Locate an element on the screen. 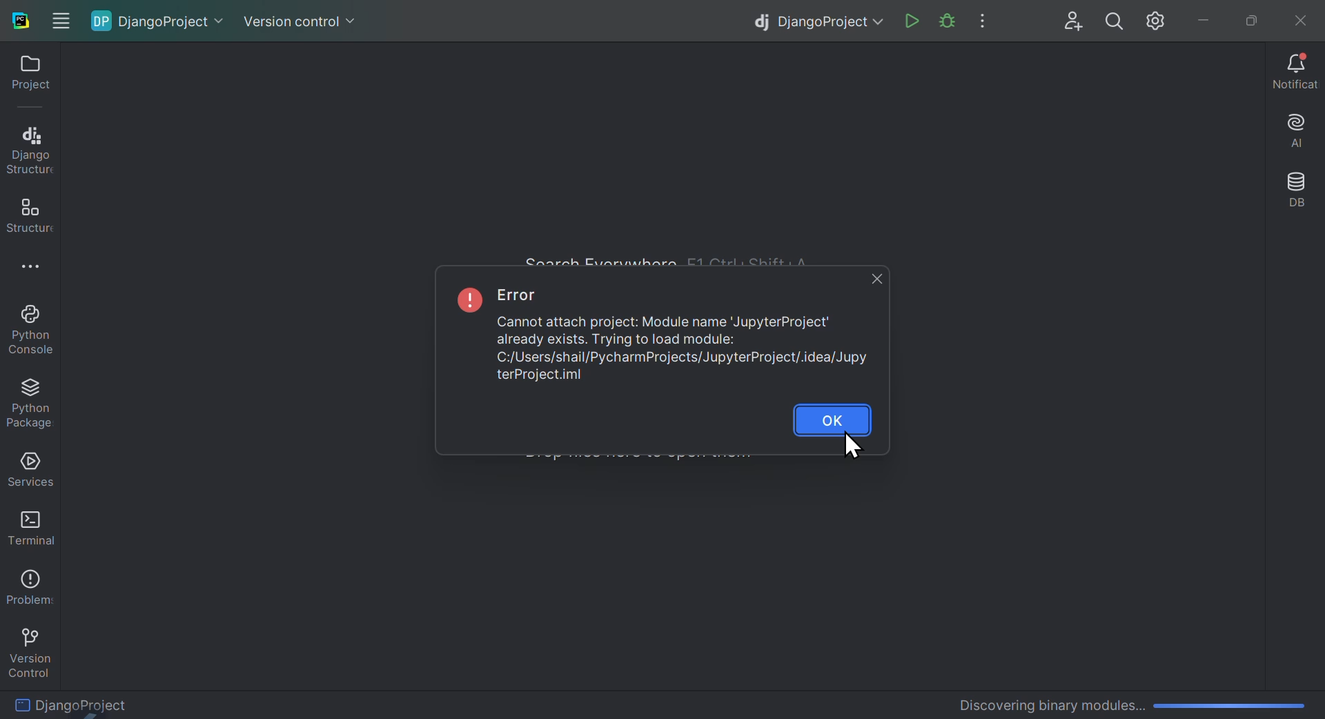 The image size is (1325, 719). Database is located at coordinates (1296, 193).